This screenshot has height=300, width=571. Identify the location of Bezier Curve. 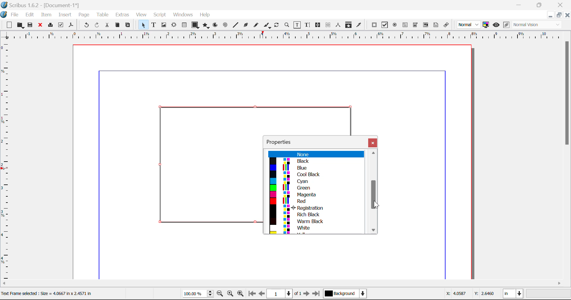
(245, 25).